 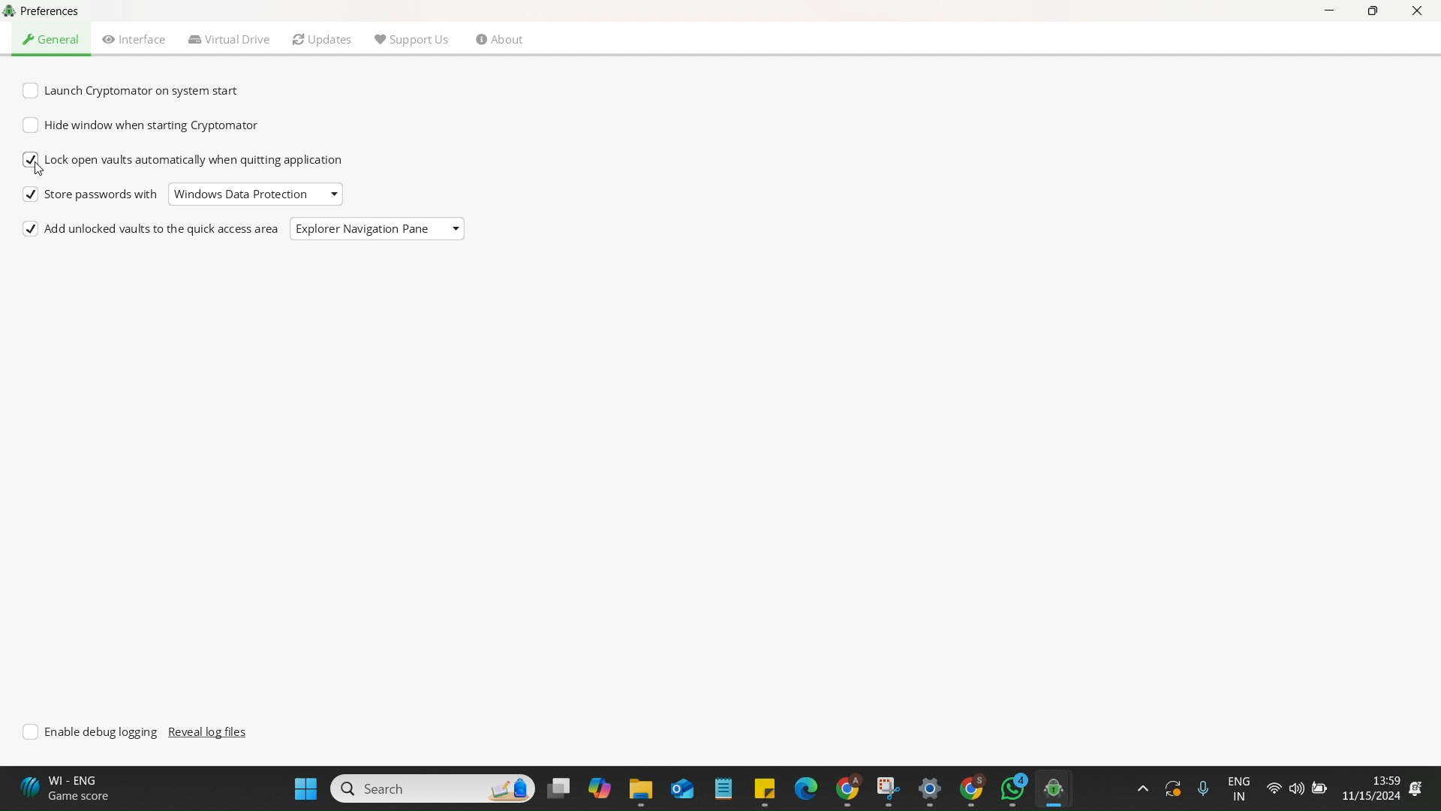 What do you see at coordinates (362, 231) in the screenshot?
I see `Explorer Navigation Pane` at bounding box center [362, 231].